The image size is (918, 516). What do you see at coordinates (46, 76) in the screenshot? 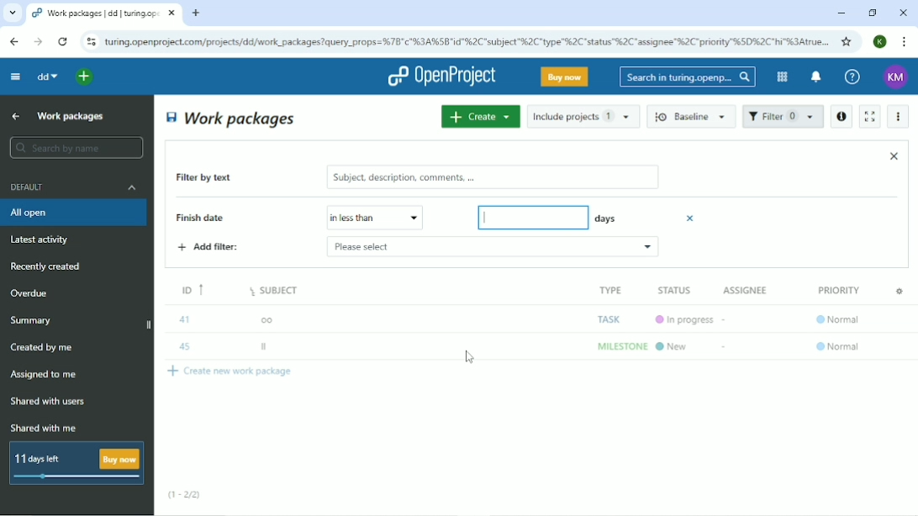
I see `dd` at bounding box center [46, 76].